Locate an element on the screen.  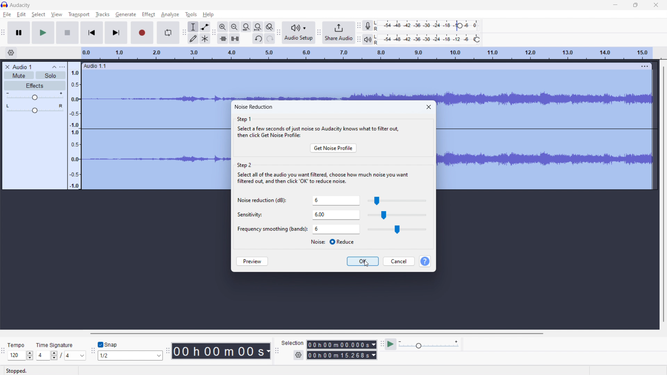
title is located at coordinates (22, 67).